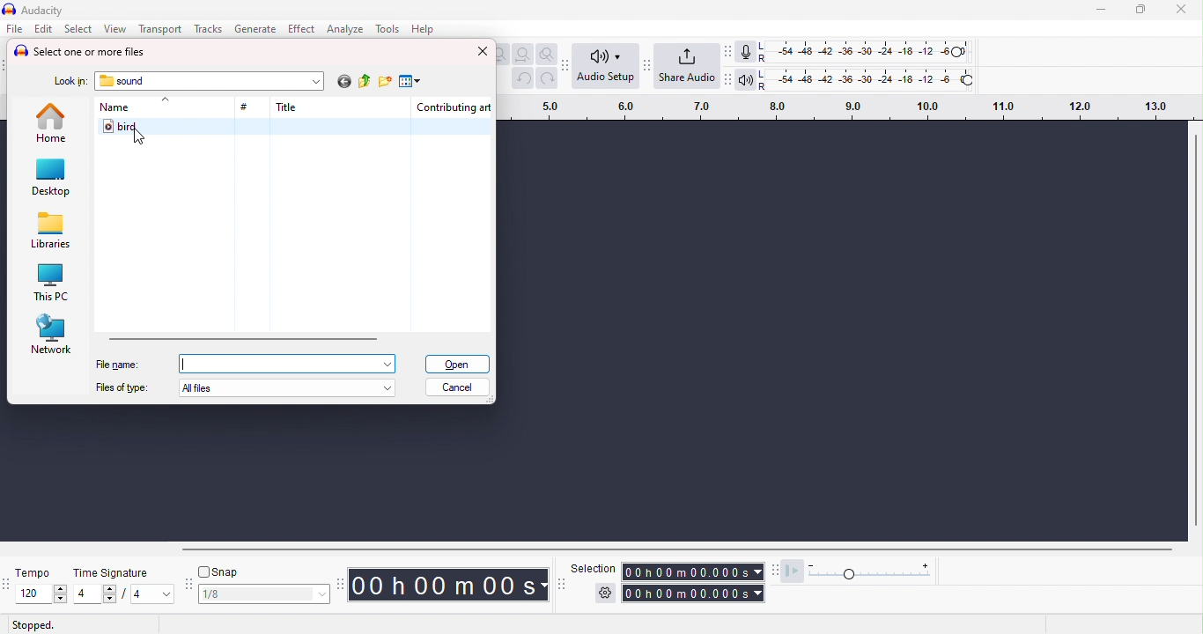  I want to click on last folder, so click(343, 83).